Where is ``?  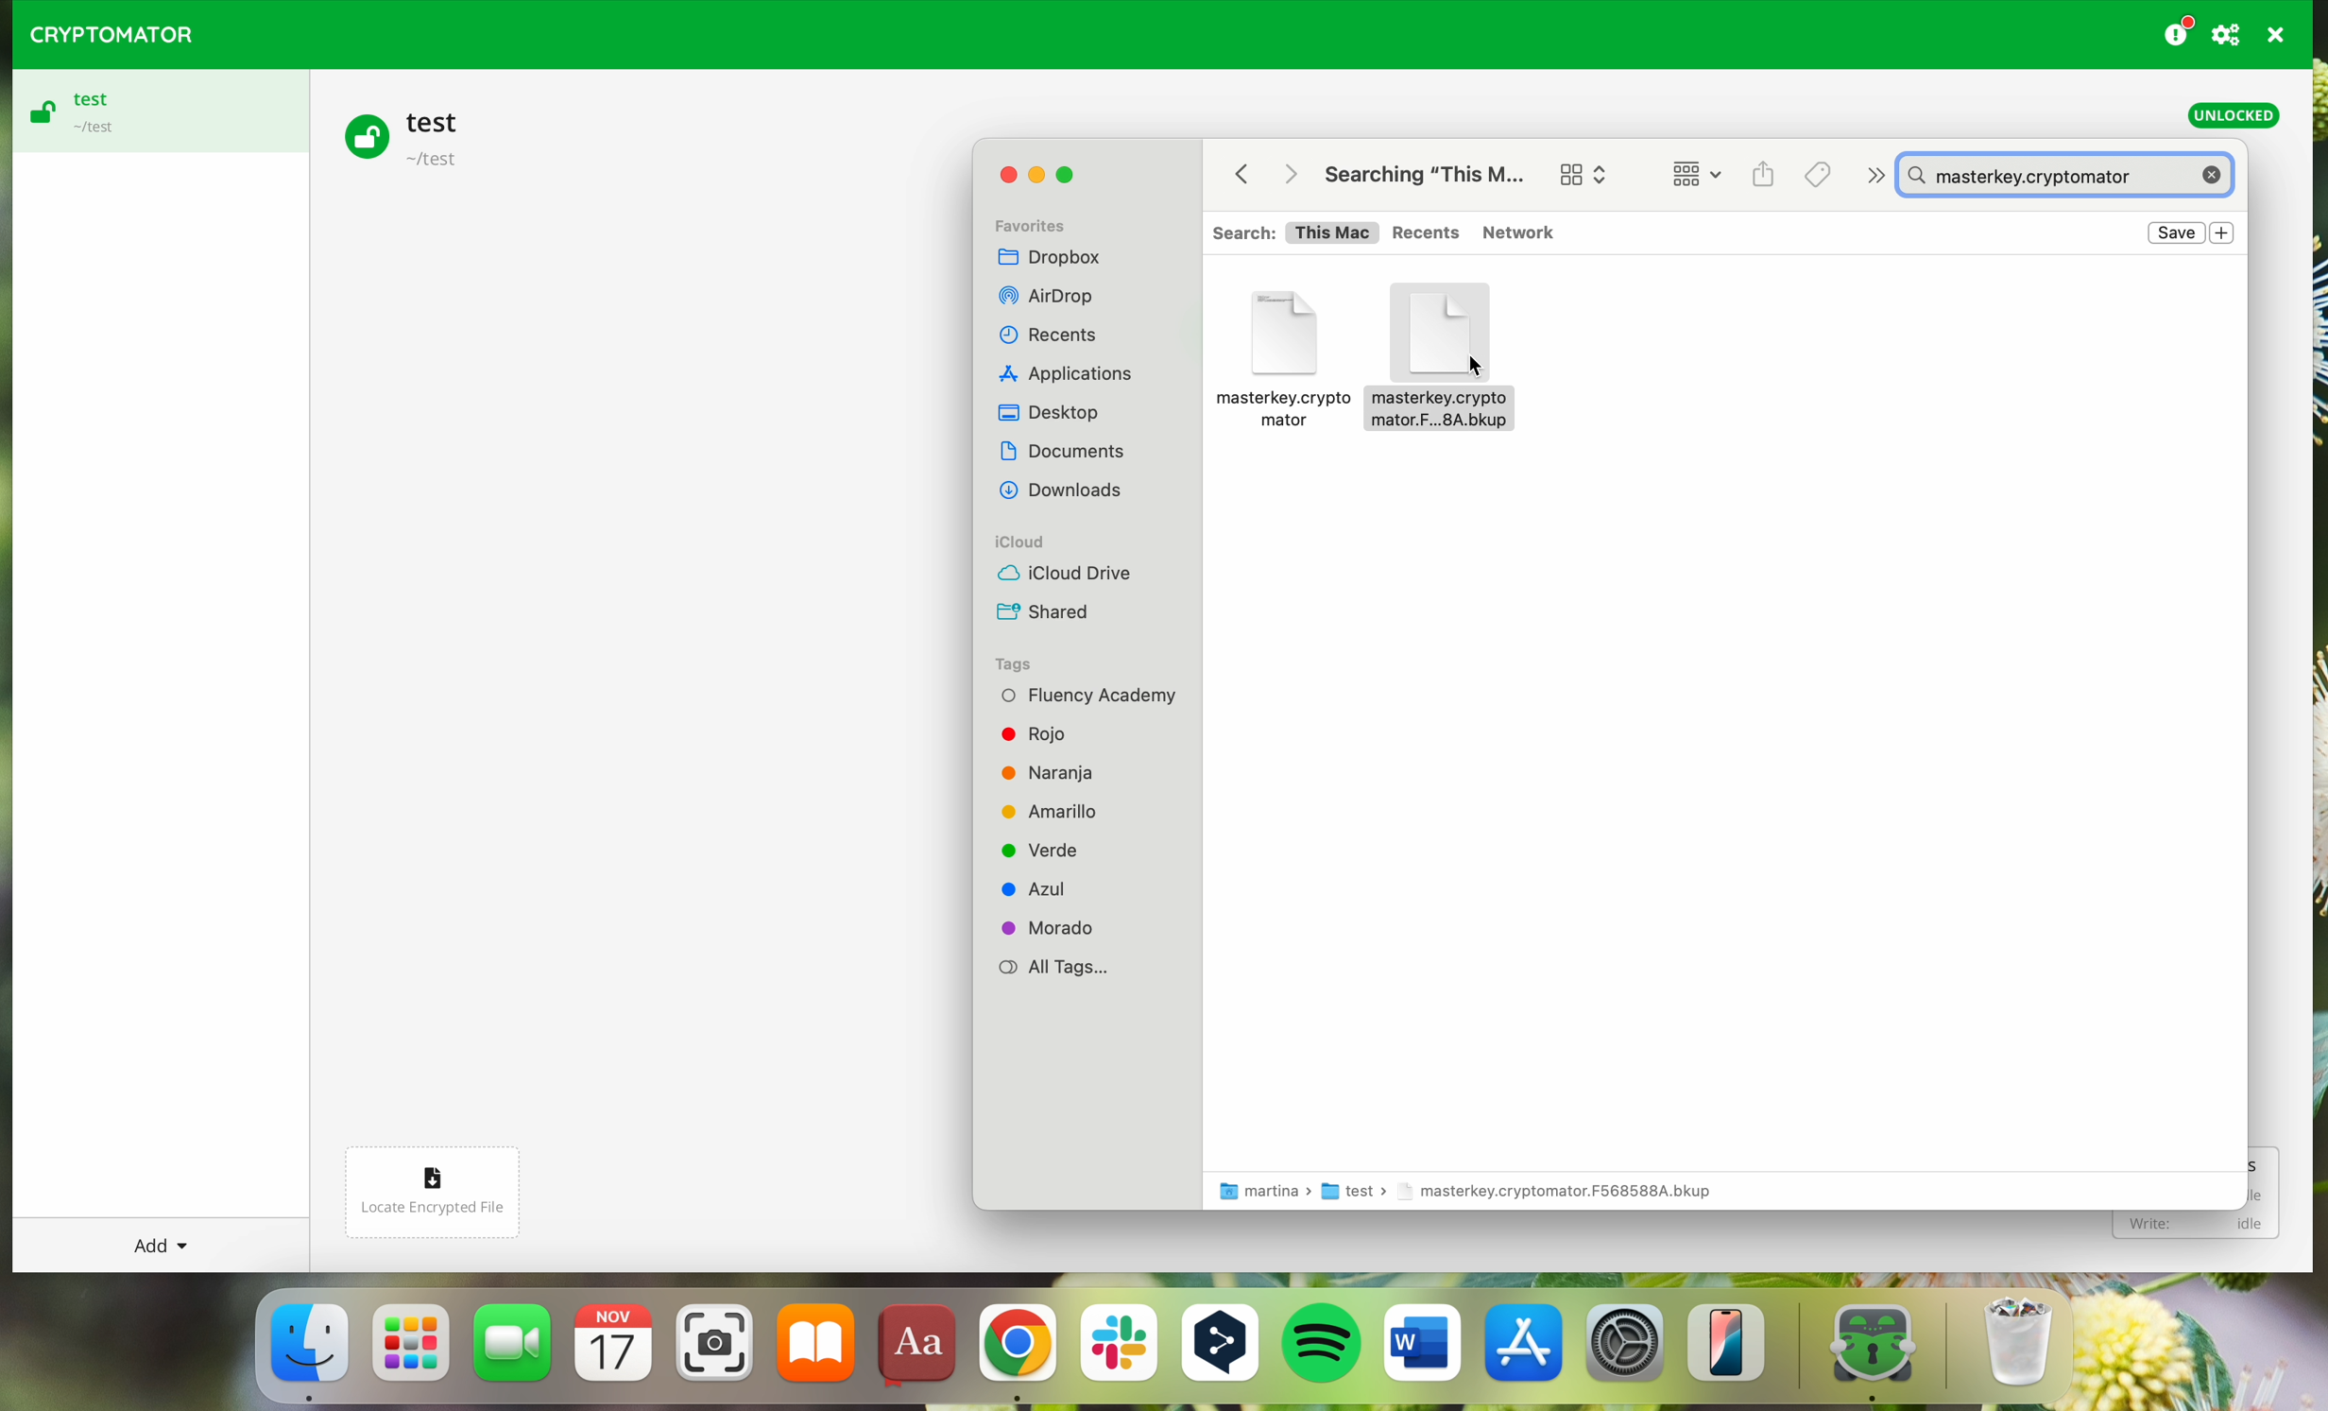  is located at coordinates (1070, 492).